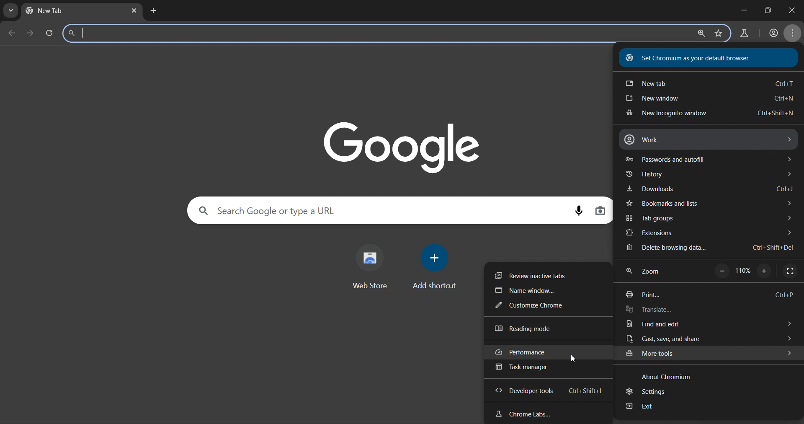 Image resolution: width=804 pixels, height=424 pixels. Describe the element at coordinates (370, 266) in the screenshot. I see `web store` at that location.